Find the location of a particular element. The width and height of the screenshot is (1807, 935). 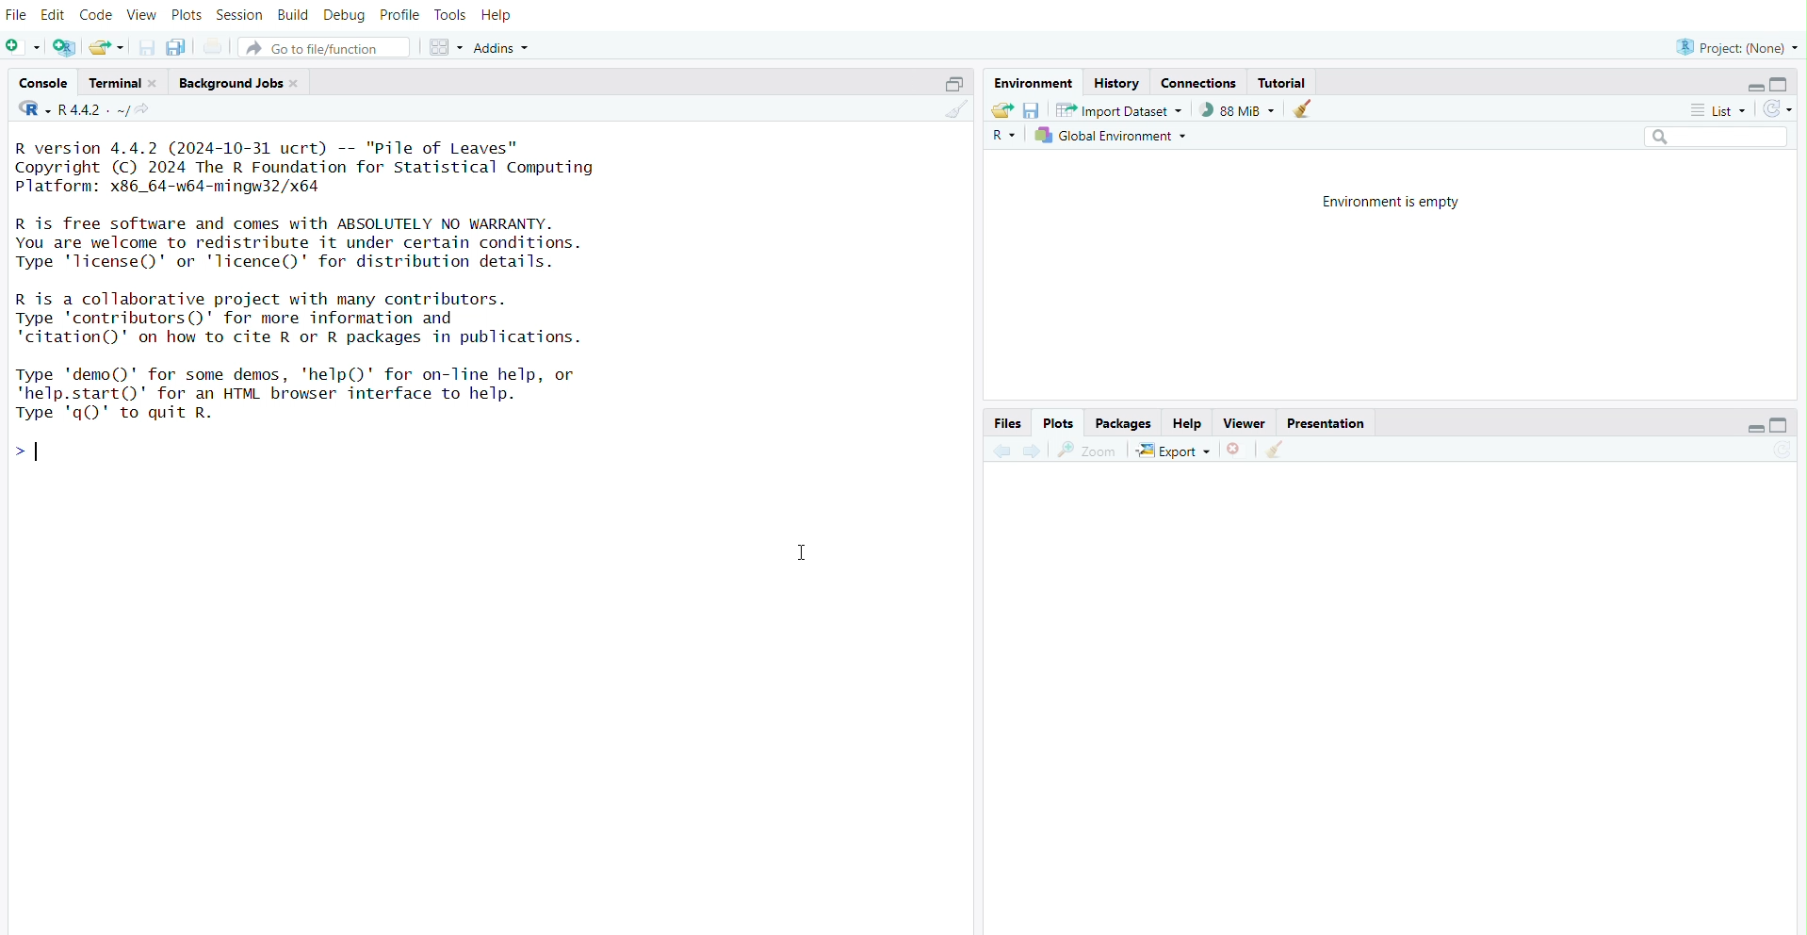

code is located at coordinates (98, 12).